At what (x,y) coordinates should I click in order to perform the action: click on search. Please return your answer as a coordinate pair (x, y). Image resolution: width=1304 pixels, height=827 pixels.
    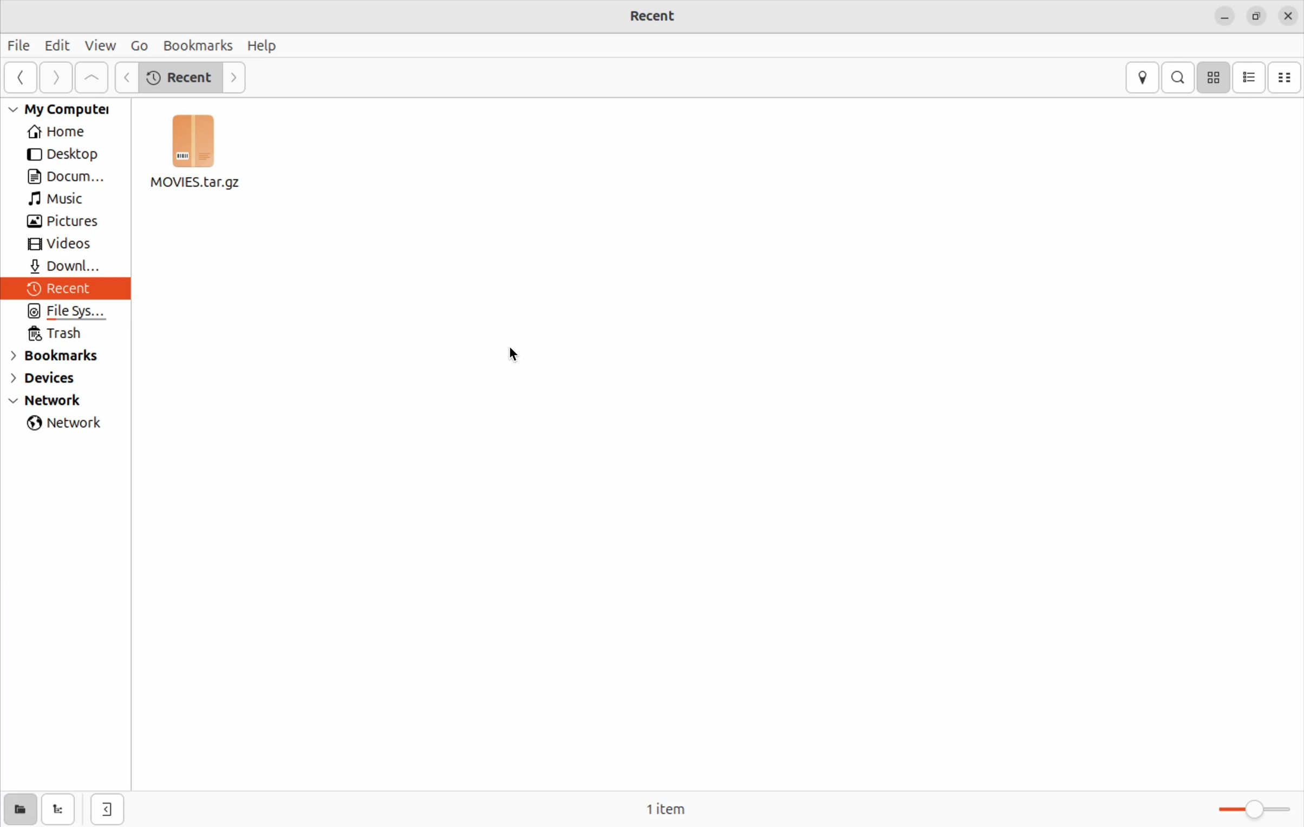
    Looking at the image, I should click on (1177, 77).